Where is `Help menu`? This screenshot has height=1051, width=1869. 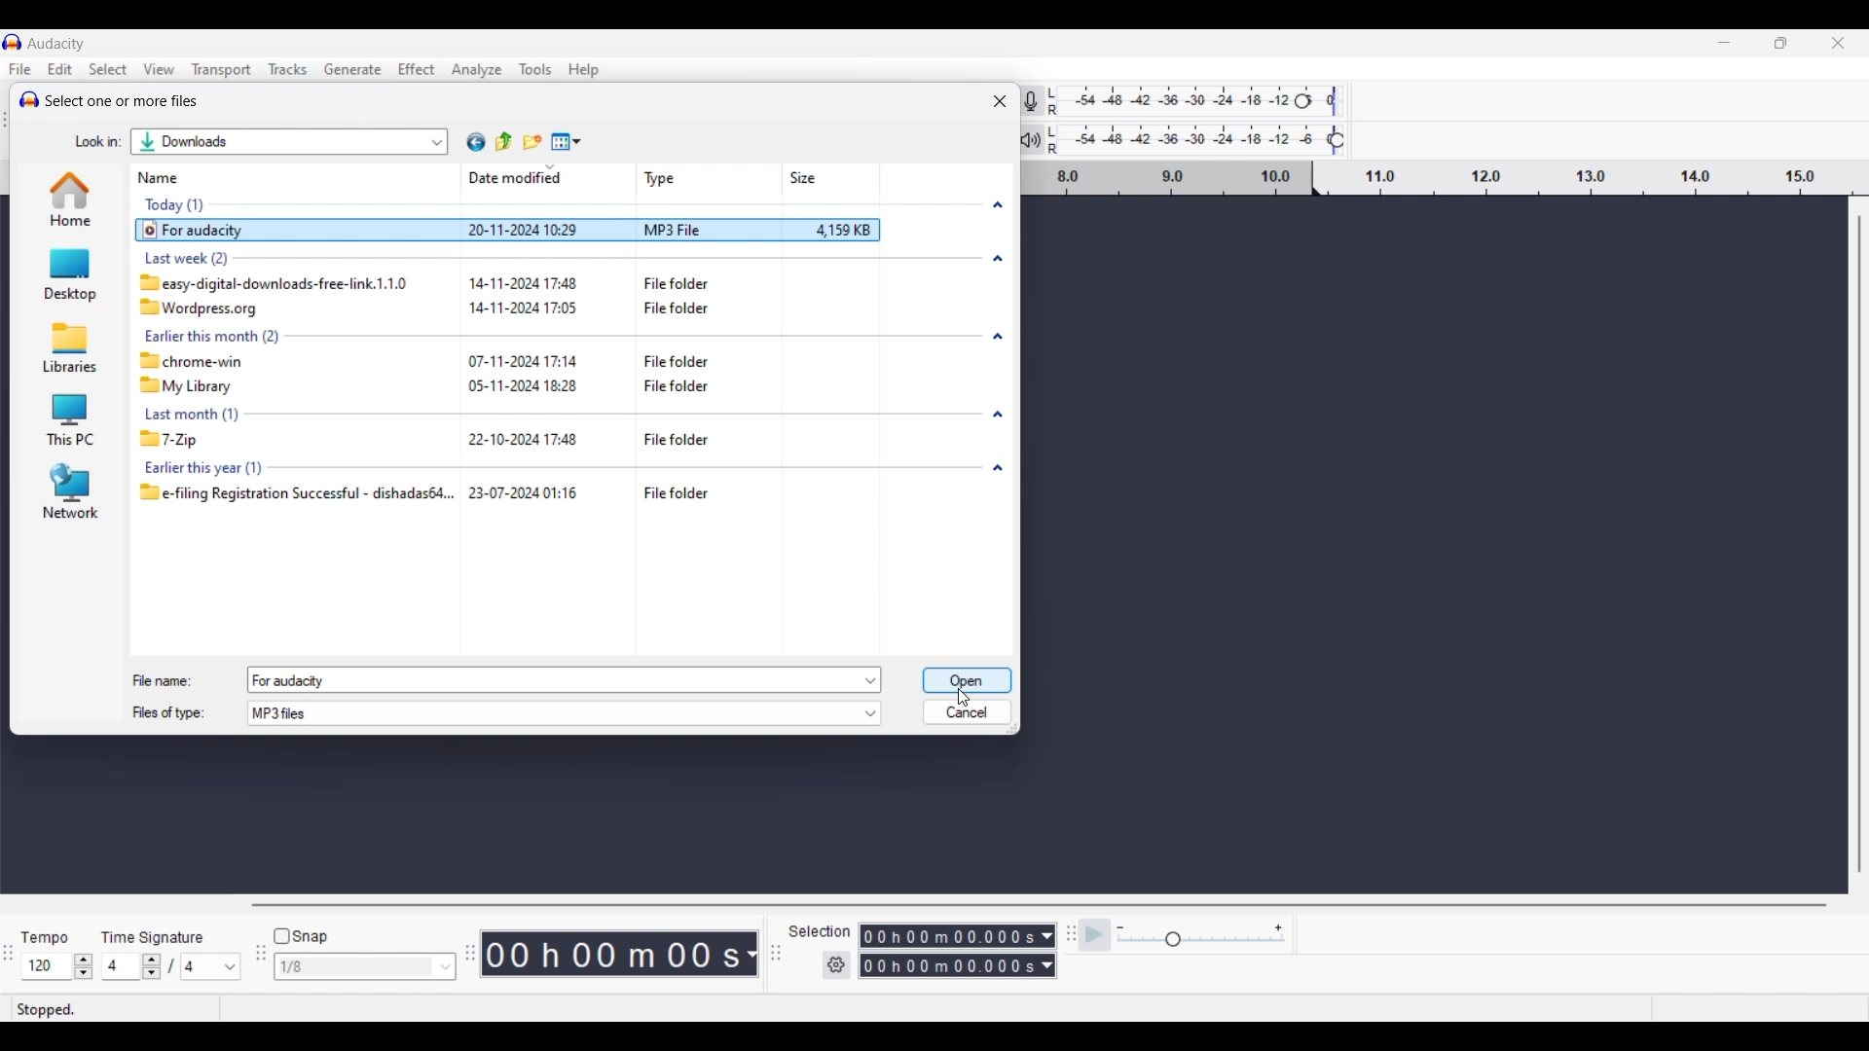
Help menu is located at coordinates (584, 70).